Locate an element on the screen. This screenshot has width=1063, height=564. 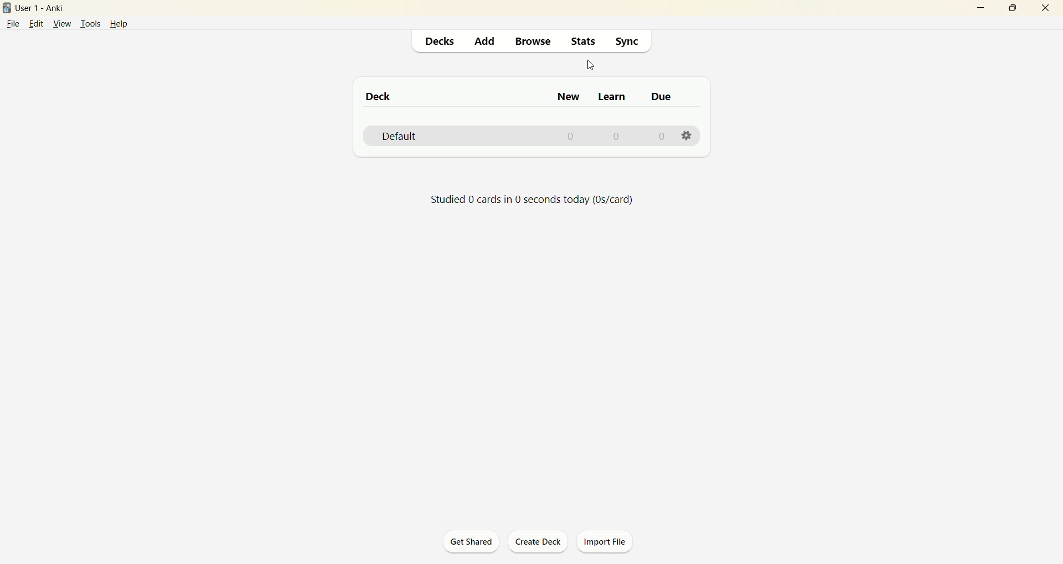
maximize is located at coordinates (1008, 8).